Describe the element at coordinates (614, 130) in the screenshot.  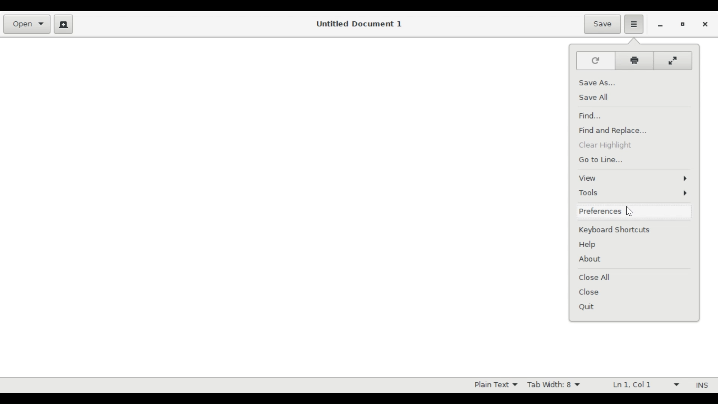
I see `Find and Replace` at that location.